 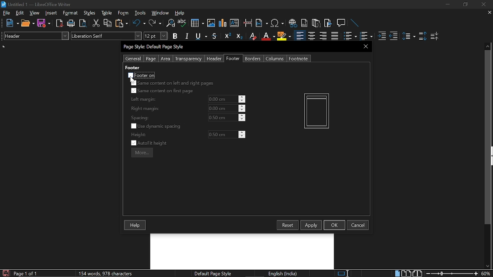 What do you see at coordinates (365, 46) in the screenshot?
I see `CLose` at bounding box center [365, 46].